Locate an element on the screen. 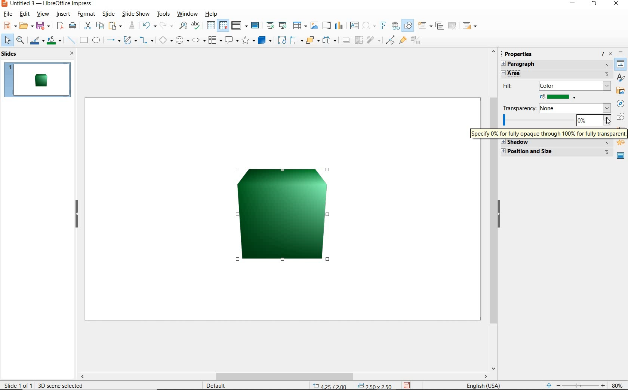  insert image is located at coordinates (314, 26).